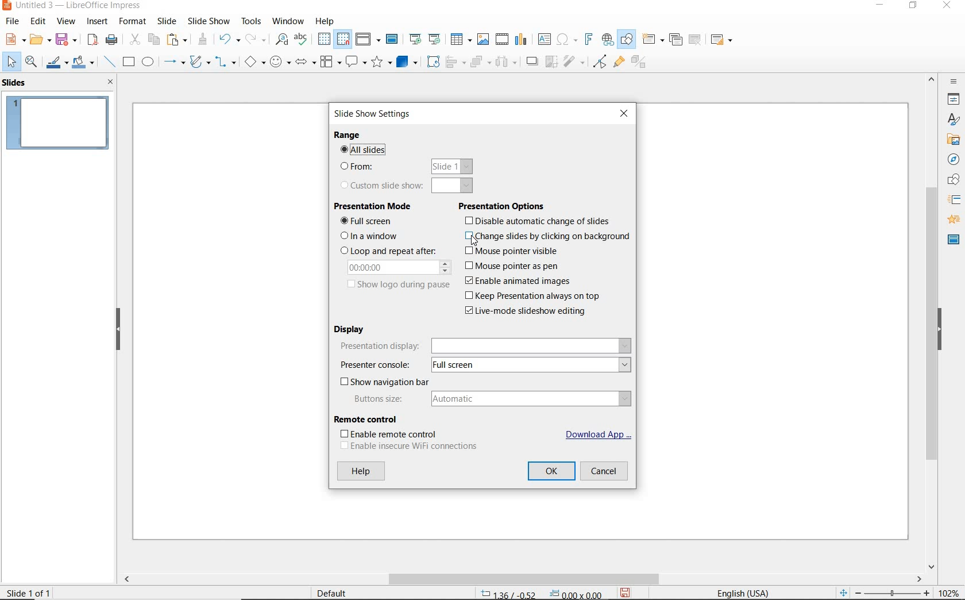 This screenshot has height=600, width=965. What do you see at coordinates (476, 242) in the screenshot?
I see `CURSOR` at bounding box center [476, 242].